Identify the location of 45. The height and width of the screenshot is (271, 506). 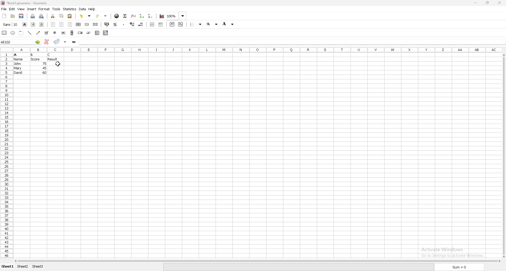
(44, 68).